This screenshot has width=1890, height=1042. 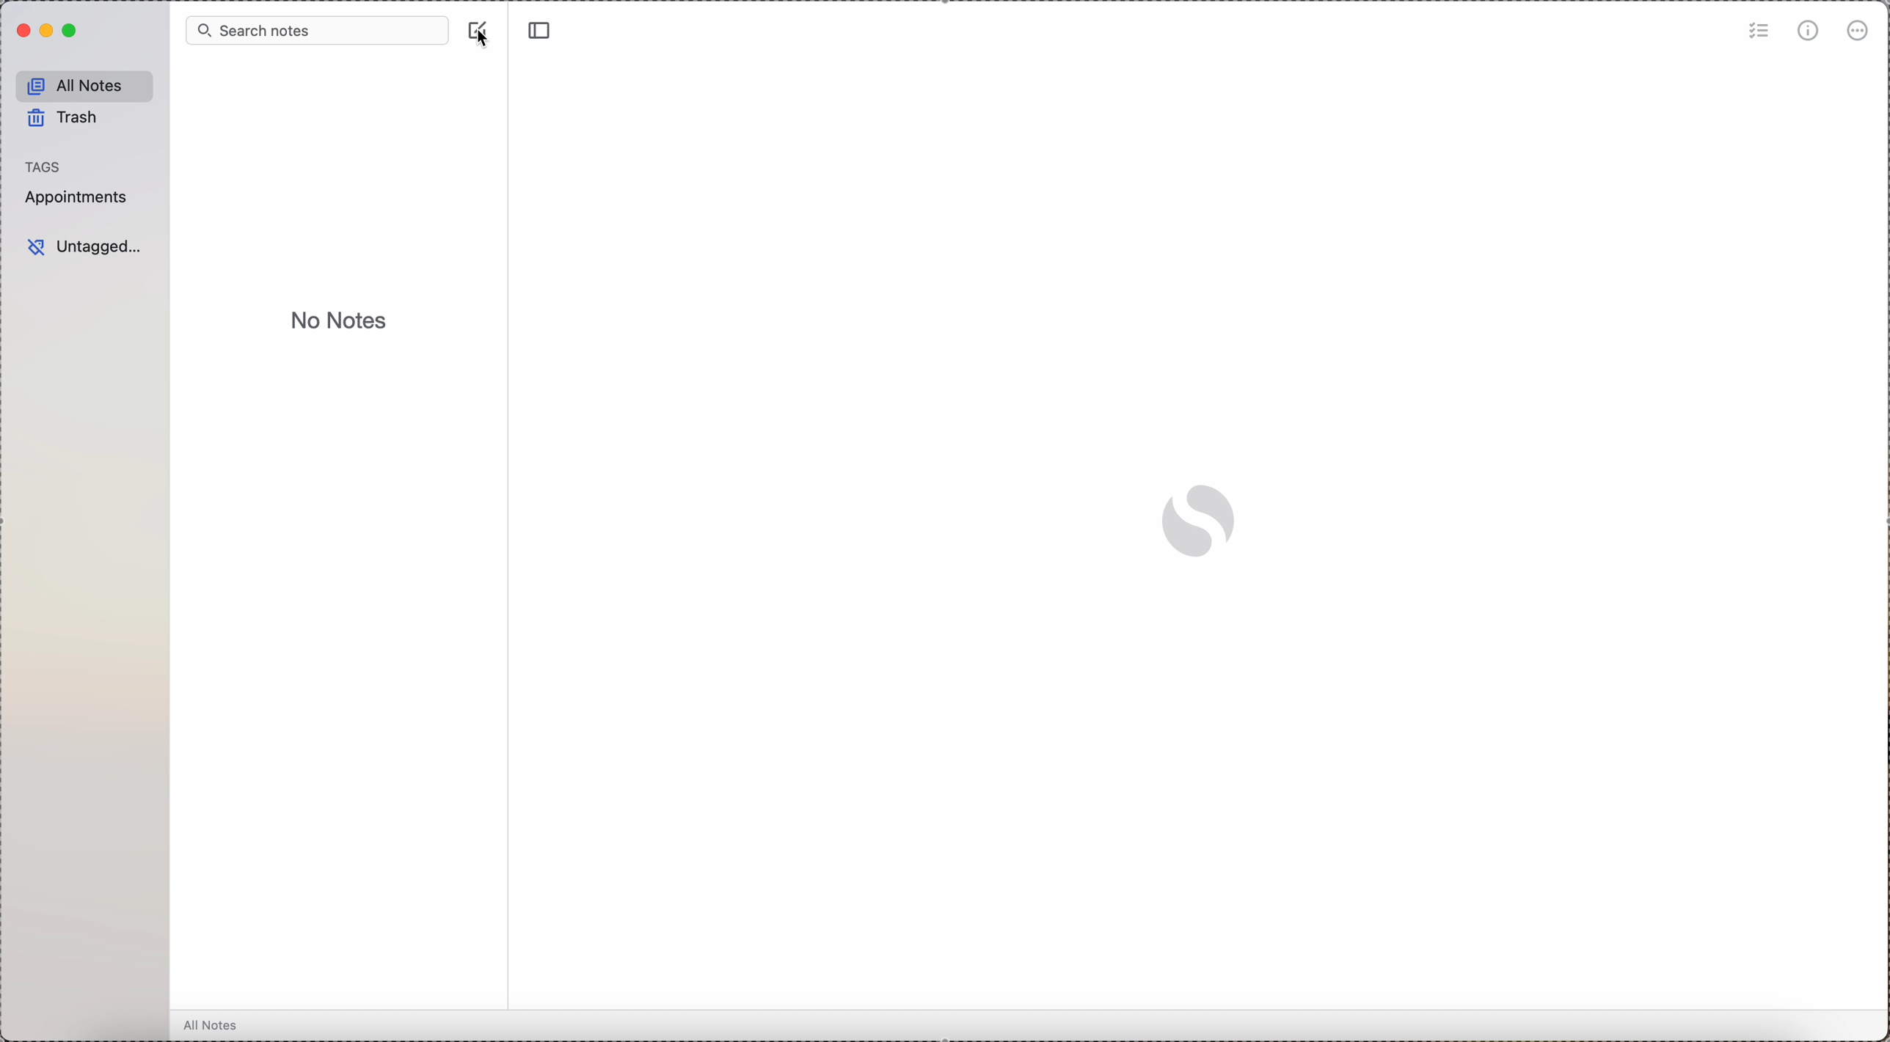 What do you see at coordinates (45, 166) in the screenshot?
I see `tags` at bounding box center [45, 166].